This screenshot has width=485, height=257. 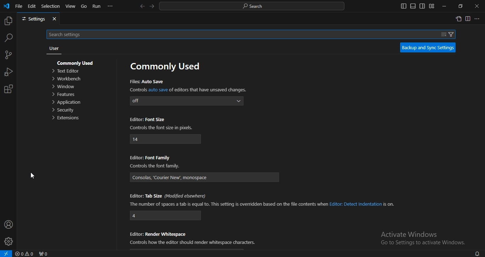 What do you see at coordinates (431, 6) in the screenshot?
I see `customize layout` at bounding box center [431, 6].